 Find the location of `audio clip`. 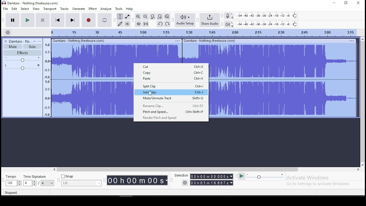

audio clip is located at coordinates (92, 80).